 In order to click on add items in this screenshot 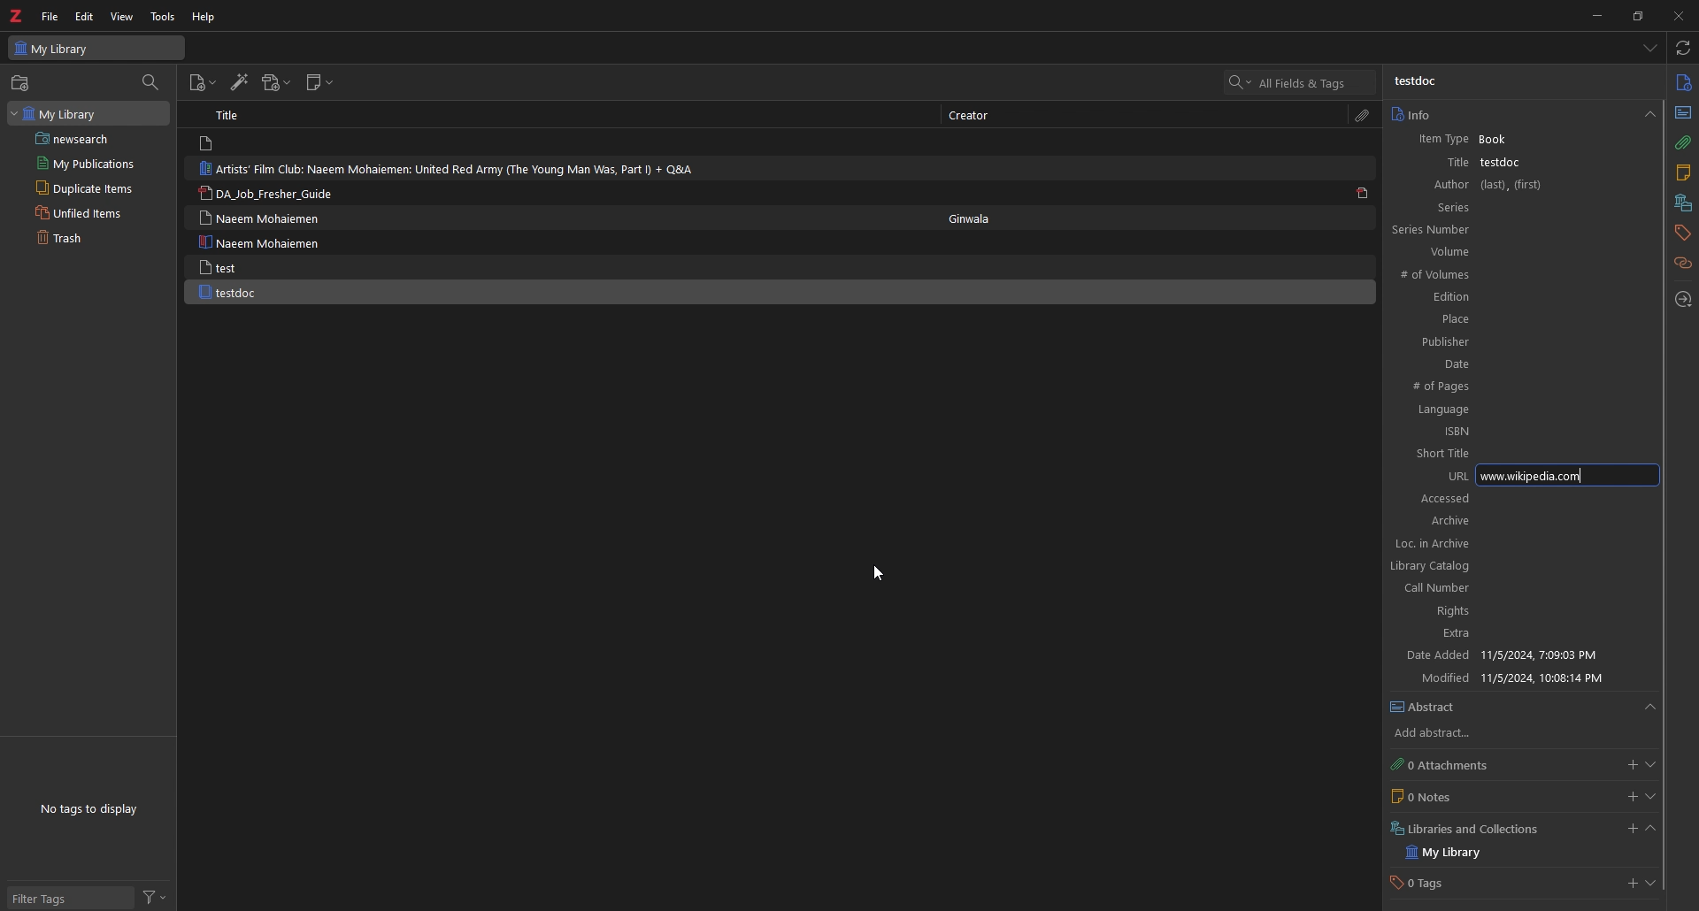, I will do `click(203, 82)`.